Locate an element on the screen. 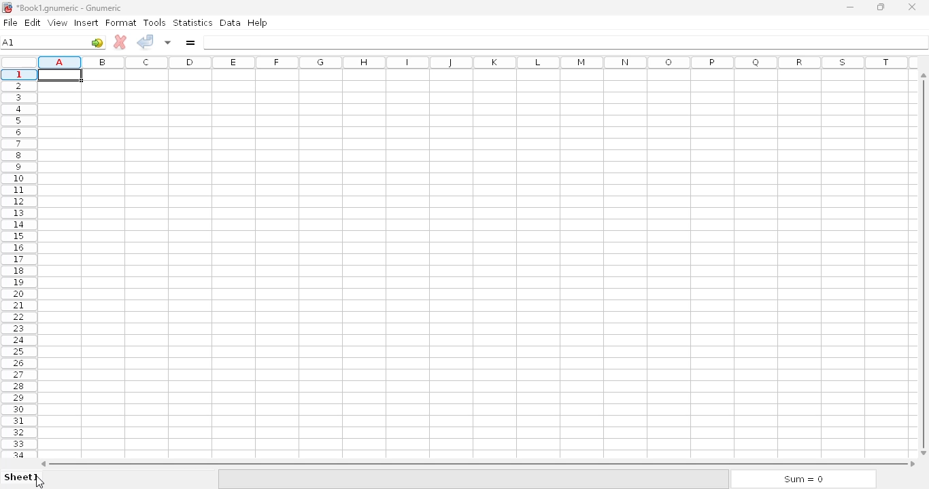 The height and width of the screenshot is (489, 929). edit is located at coordinates (34, 22).